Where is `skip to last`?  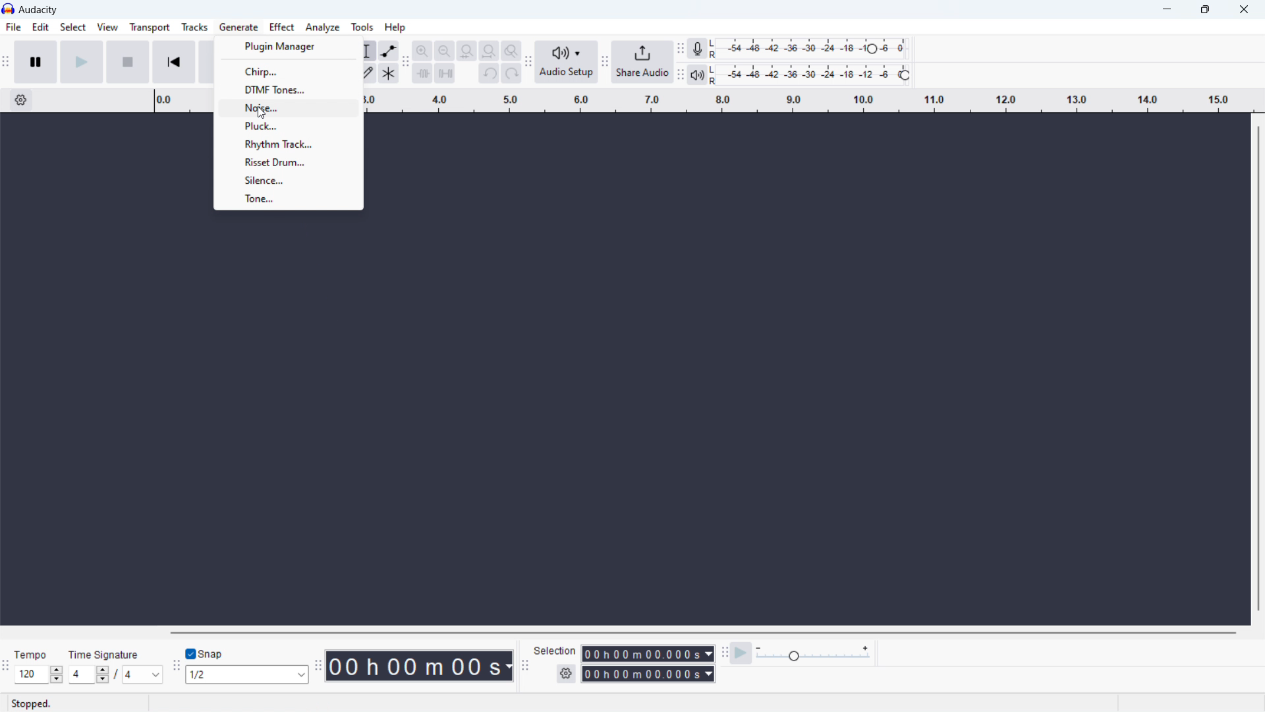
skip to last is located at coordinates (206, 62).